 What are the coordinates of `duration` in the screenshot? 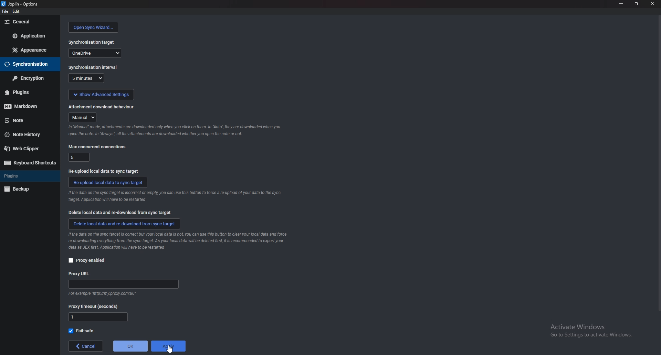 It's located at (86, 78).